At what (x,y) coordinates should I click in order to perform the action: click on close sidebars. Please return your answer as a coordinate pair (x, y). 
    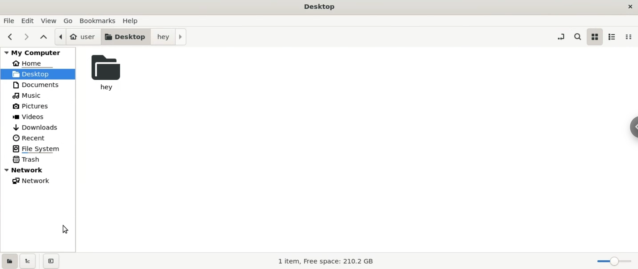
    Looking at the image, I should click on (53, 261).